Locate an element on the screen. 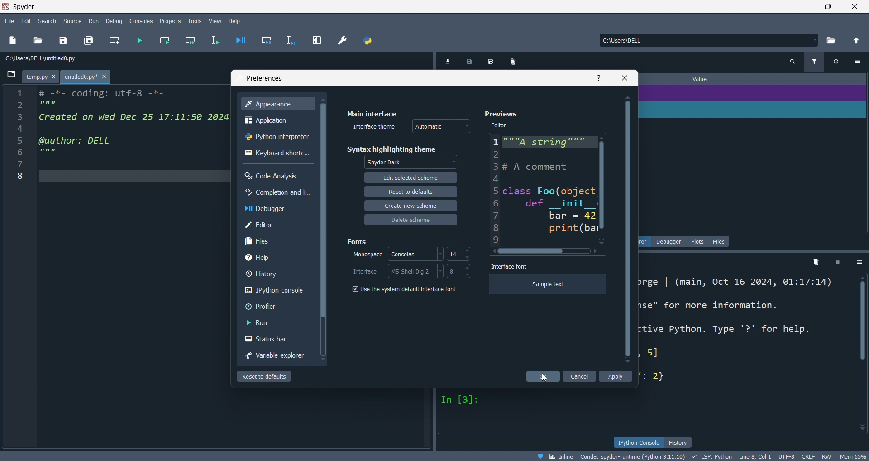  python path manager is located at coordinates (369, 41).